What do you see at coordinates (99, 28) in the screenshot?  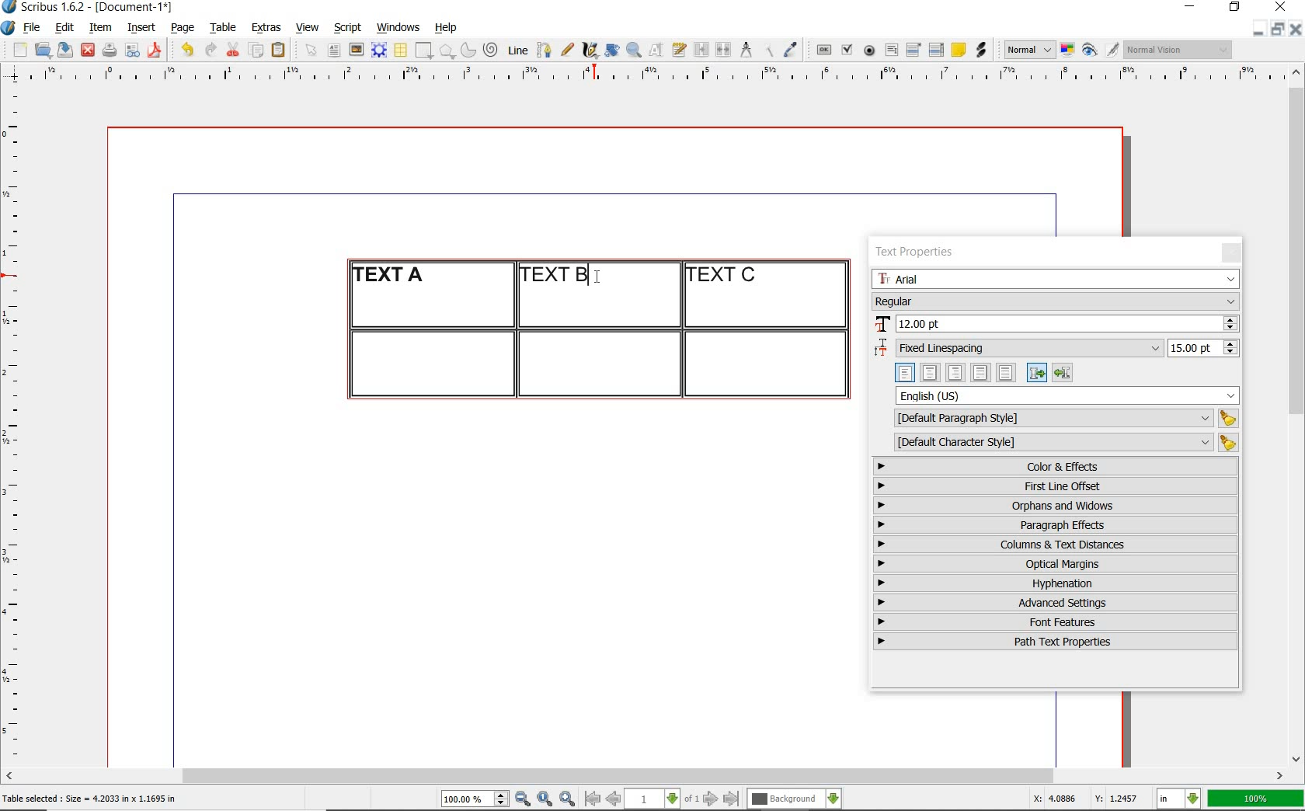 I see `item` at bounding box center [99, 28].